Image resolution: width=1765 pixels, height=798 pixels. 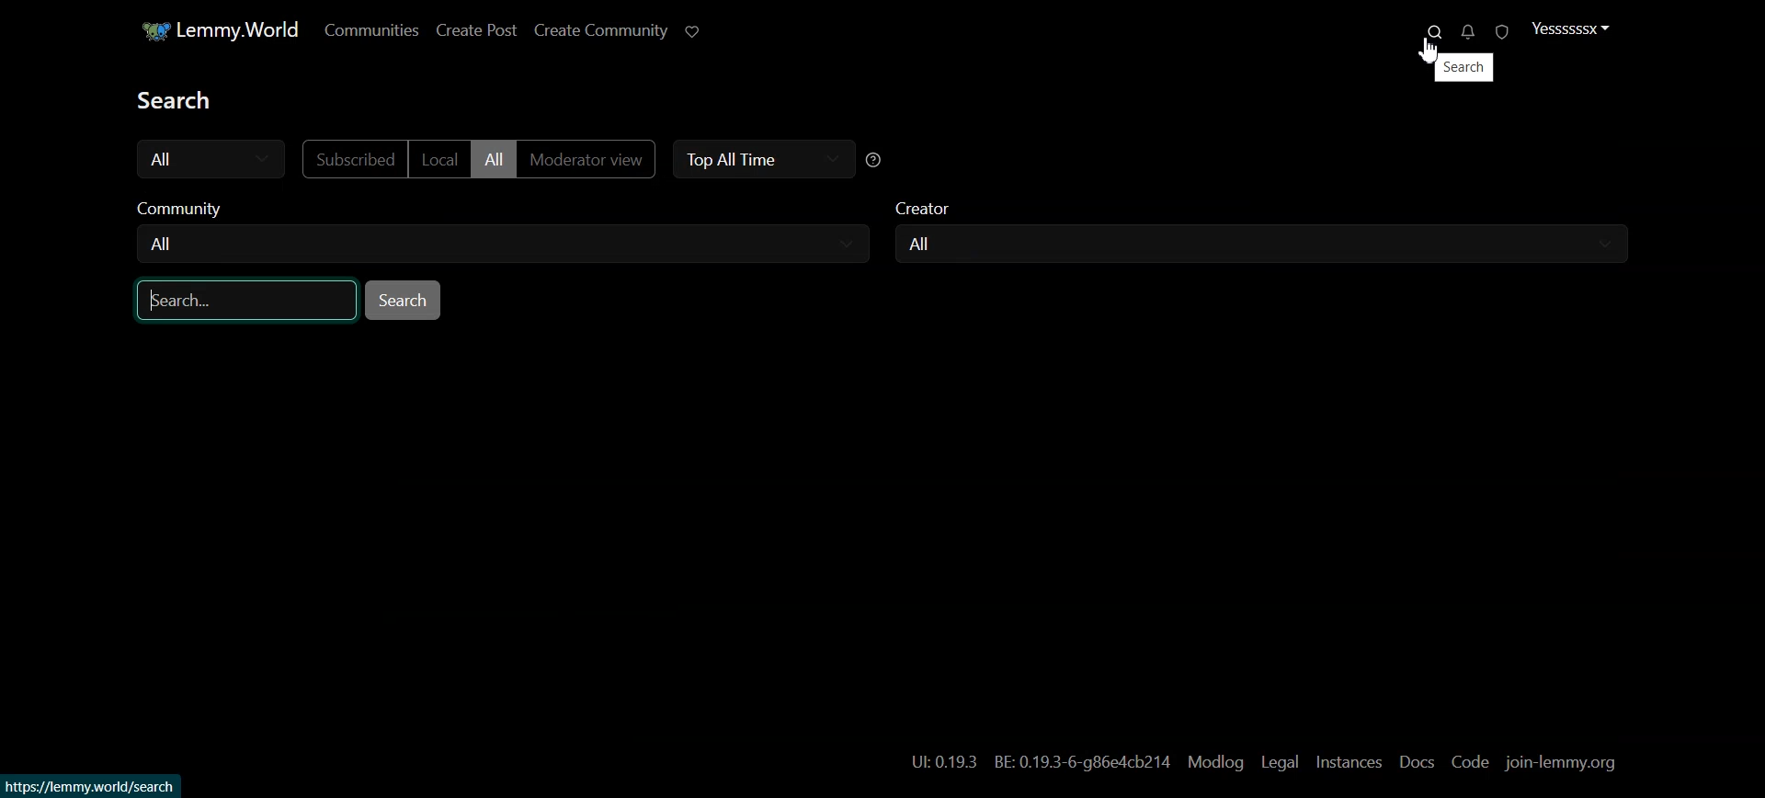 What do you see at coordinates (1213, 762) in the screenshot?
I see `Modlog` at bounding box center [1213, 762].